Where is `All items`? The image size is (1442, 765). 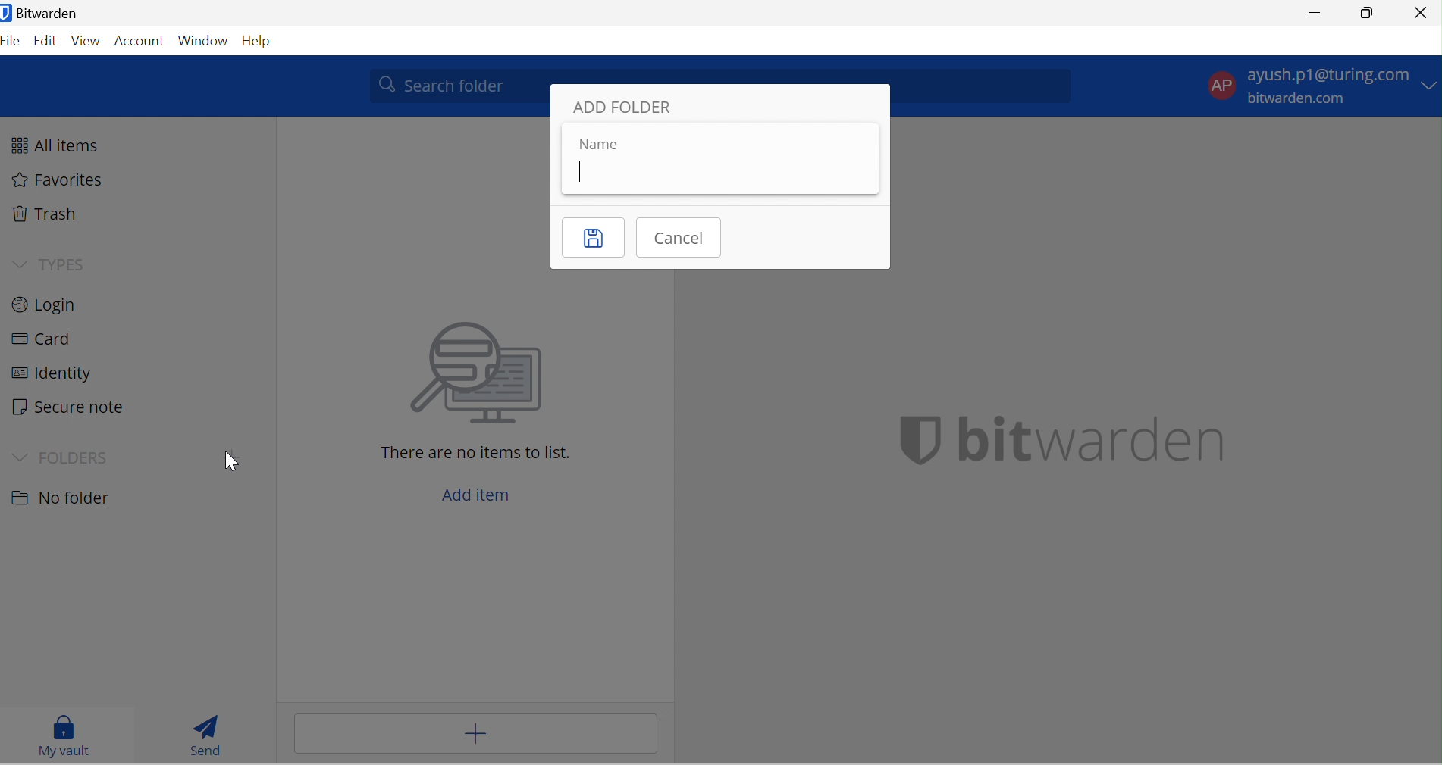 All items is located at coordinates (63, 144).